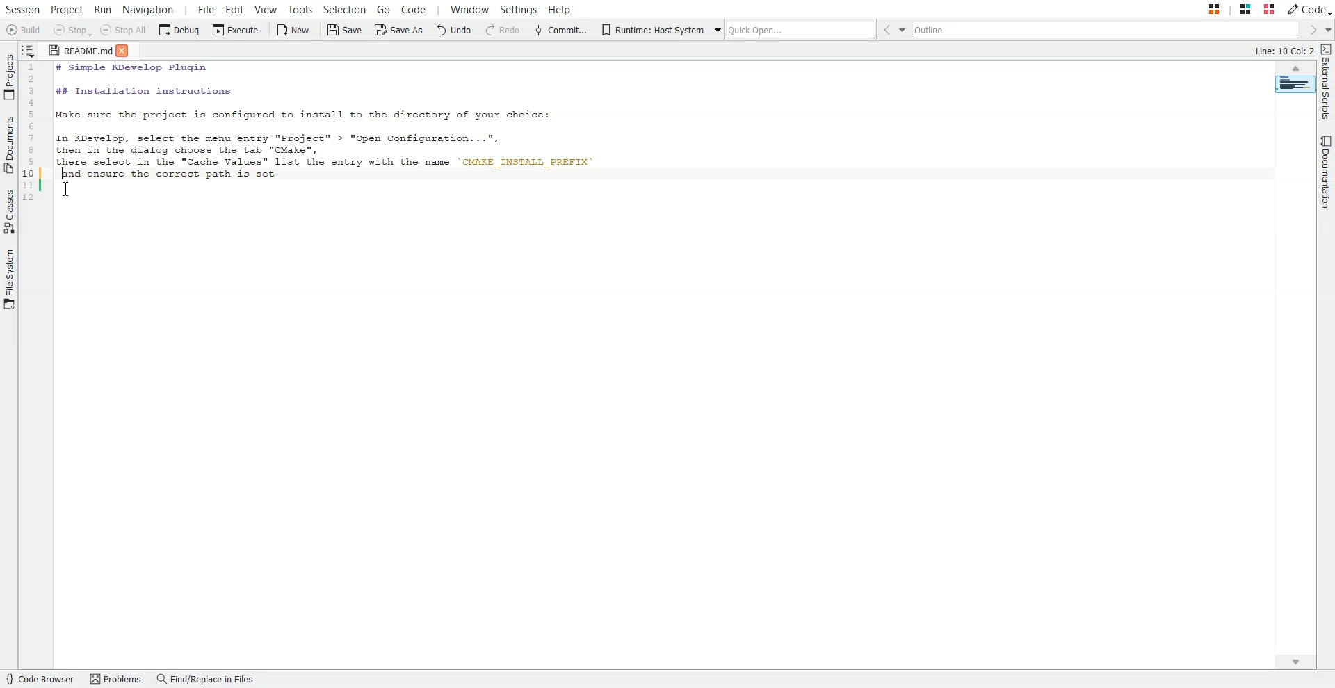 The width and height of the screenshot is (1335, 688). What do you see at coordinates (560, 8) in the screenshot?
I see `Help` at bounding box center [560, 8].